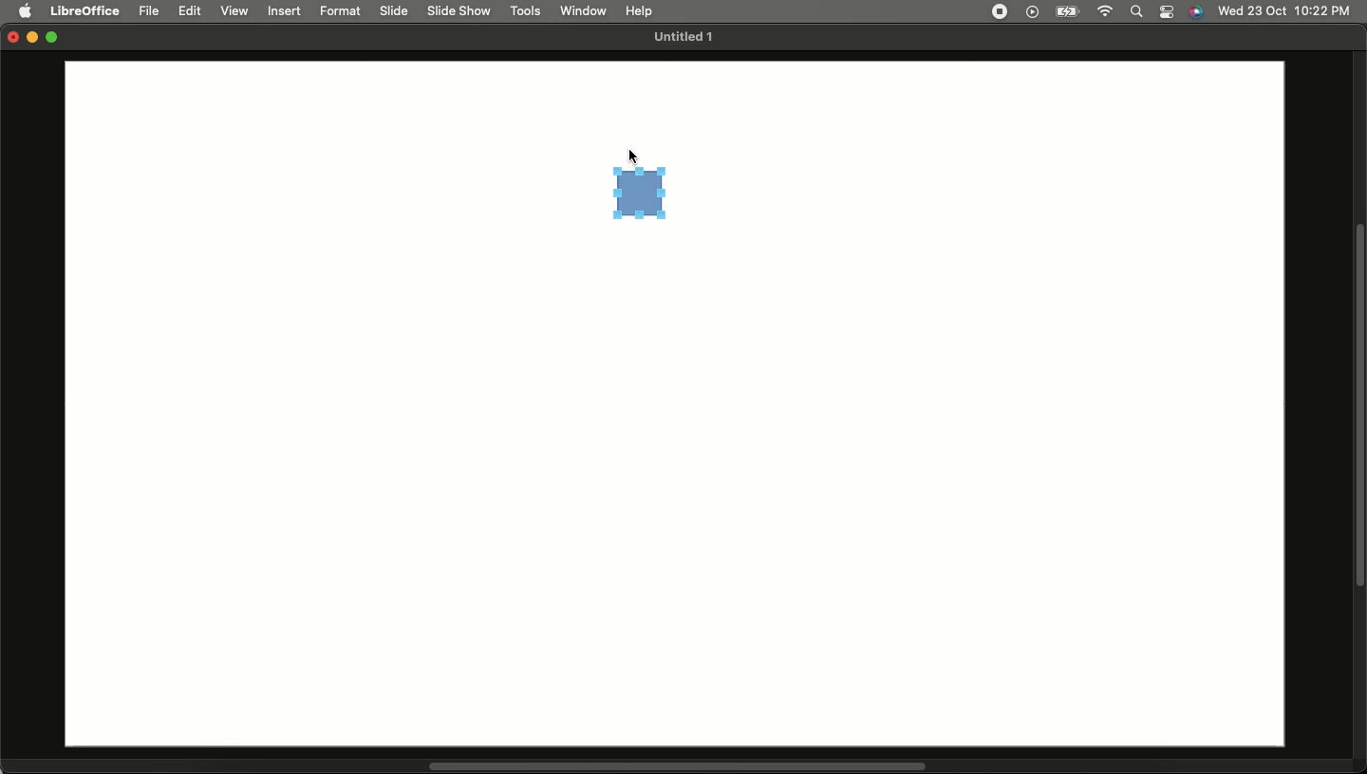 The height and width of the screenshot is (774, 1367). Describe the element at coordinates (1104, 12) in the screenshot. I see `Internet` at that location.